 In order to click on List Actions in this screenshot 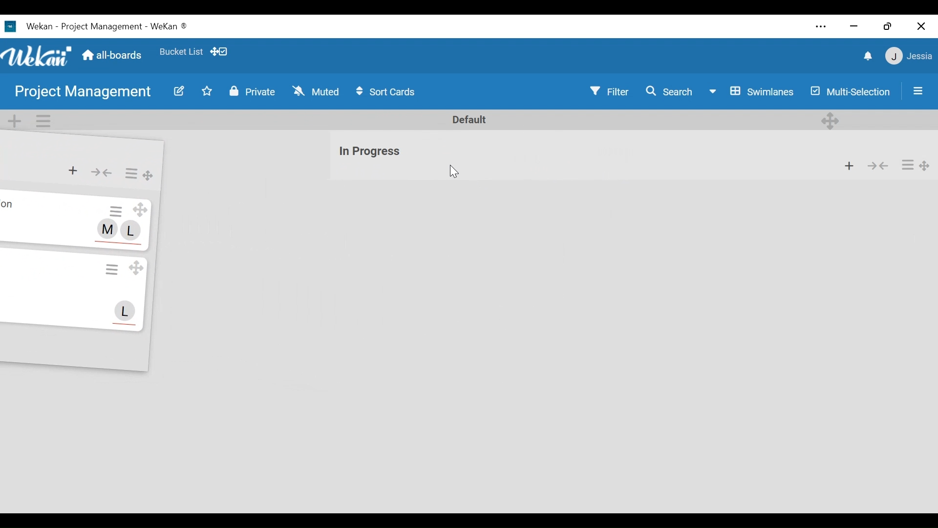, I will do `click(131, 175)`.